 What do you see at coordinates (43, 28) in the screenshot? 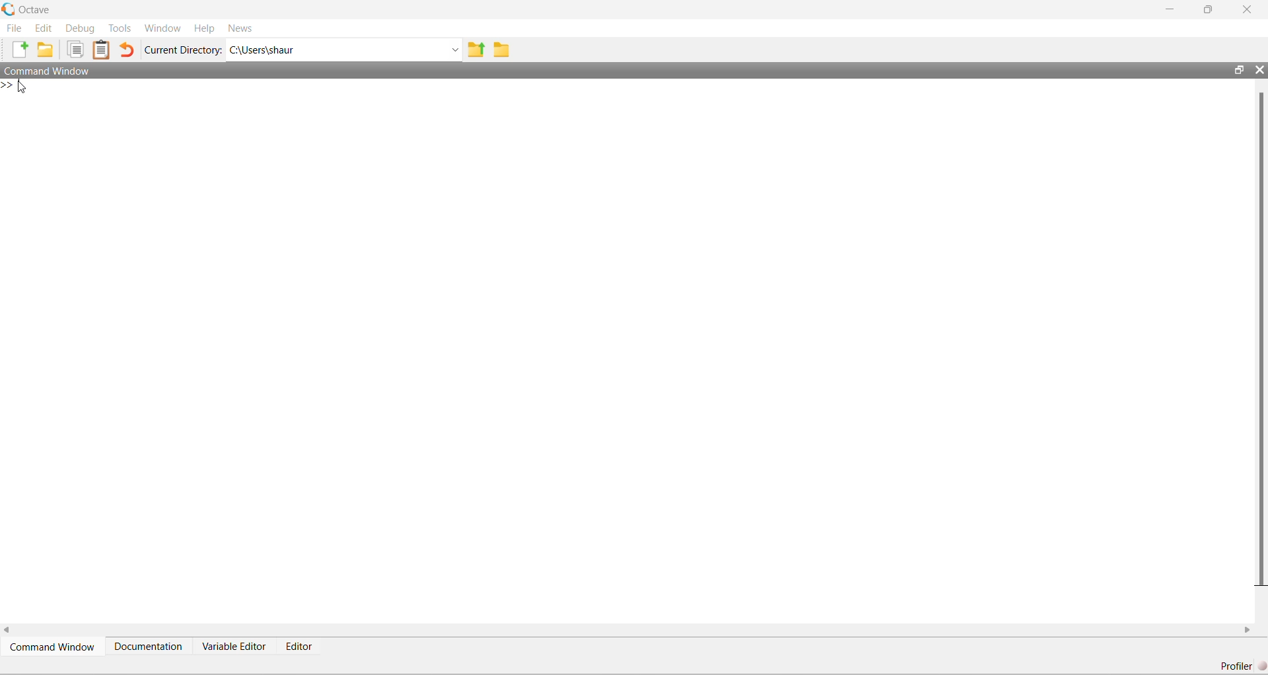
I see `Edit` at bounding box center [43, 28].